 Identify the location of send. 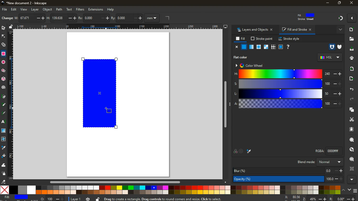
(350, 79).